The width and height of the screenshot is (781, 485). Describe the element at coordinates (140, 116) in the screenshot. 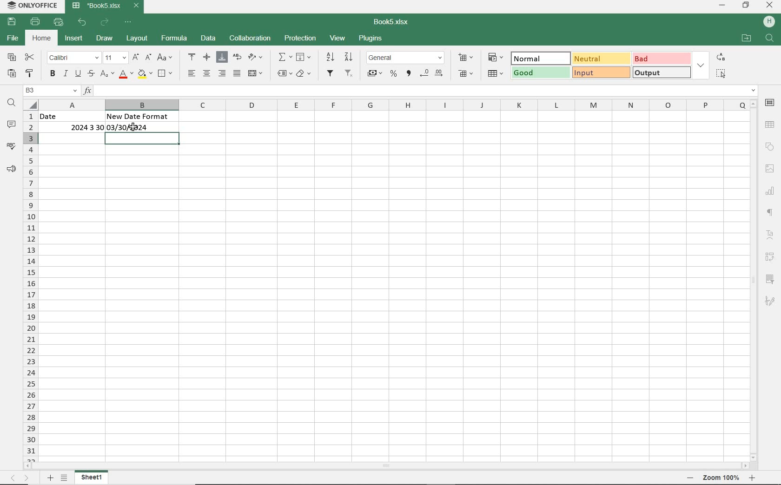

I see `New Date Format` at that location.